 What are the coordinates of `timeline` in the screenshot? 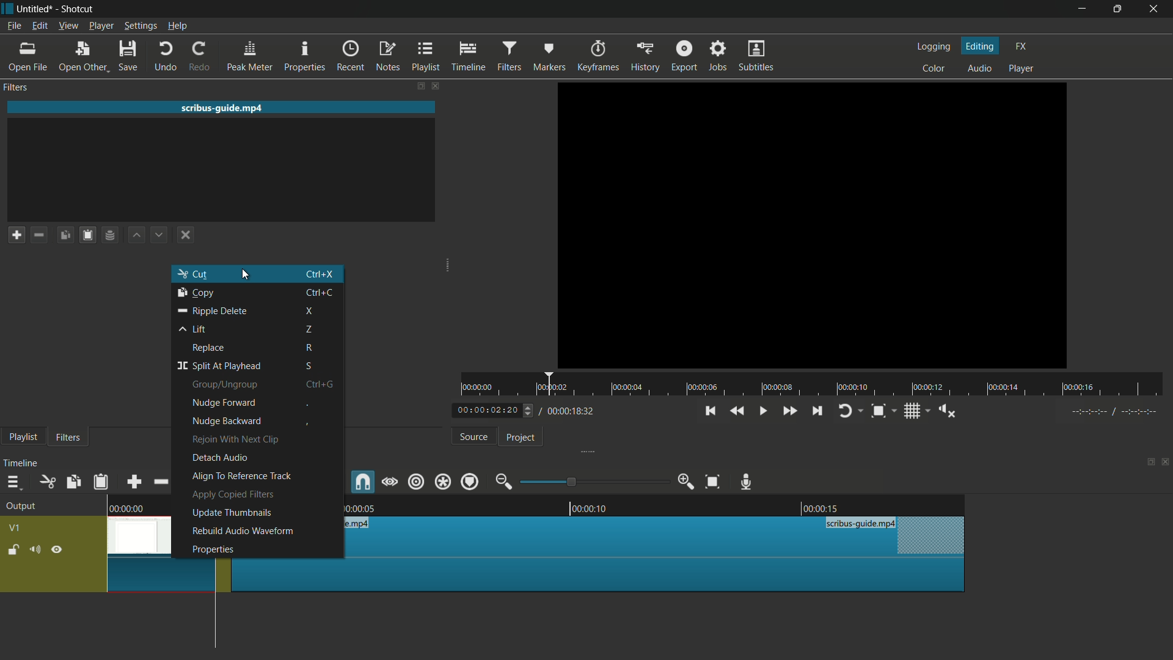 It's located at (470, 56).